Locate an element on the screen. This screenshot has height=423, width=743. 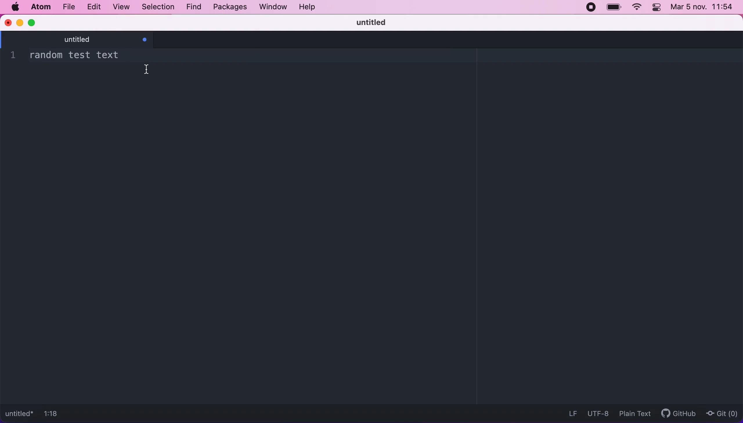
Git (0) is located at coordinates (722, 413).